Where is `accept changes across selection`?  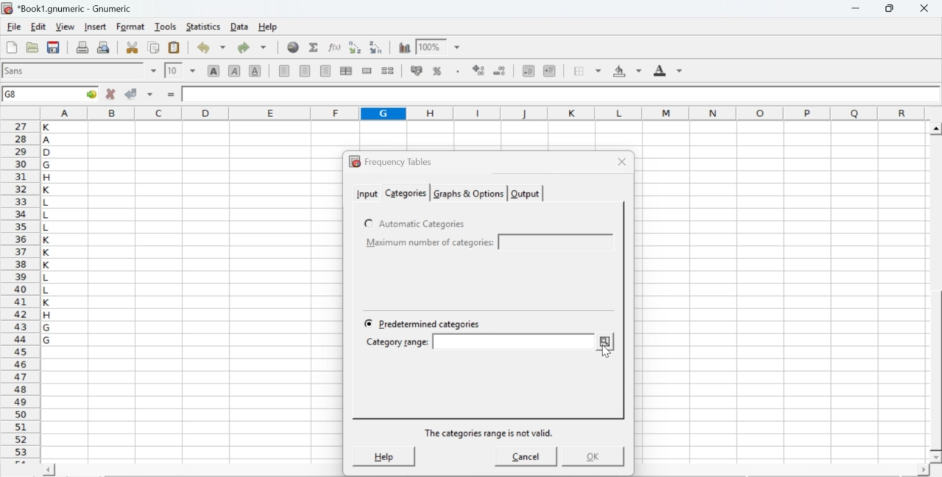 accept changes across selection is located at coordinates (149, 93).